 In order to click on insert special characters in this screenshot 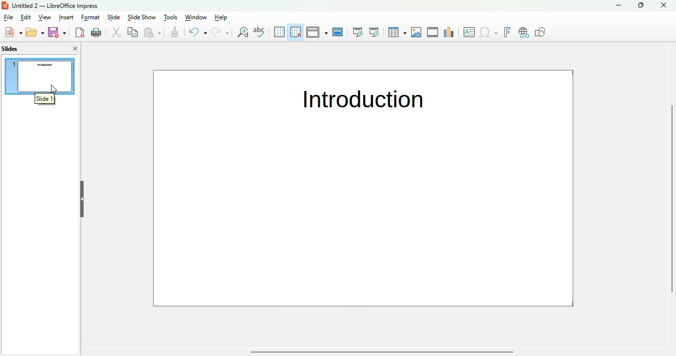, I will do `click(488, 32)`.